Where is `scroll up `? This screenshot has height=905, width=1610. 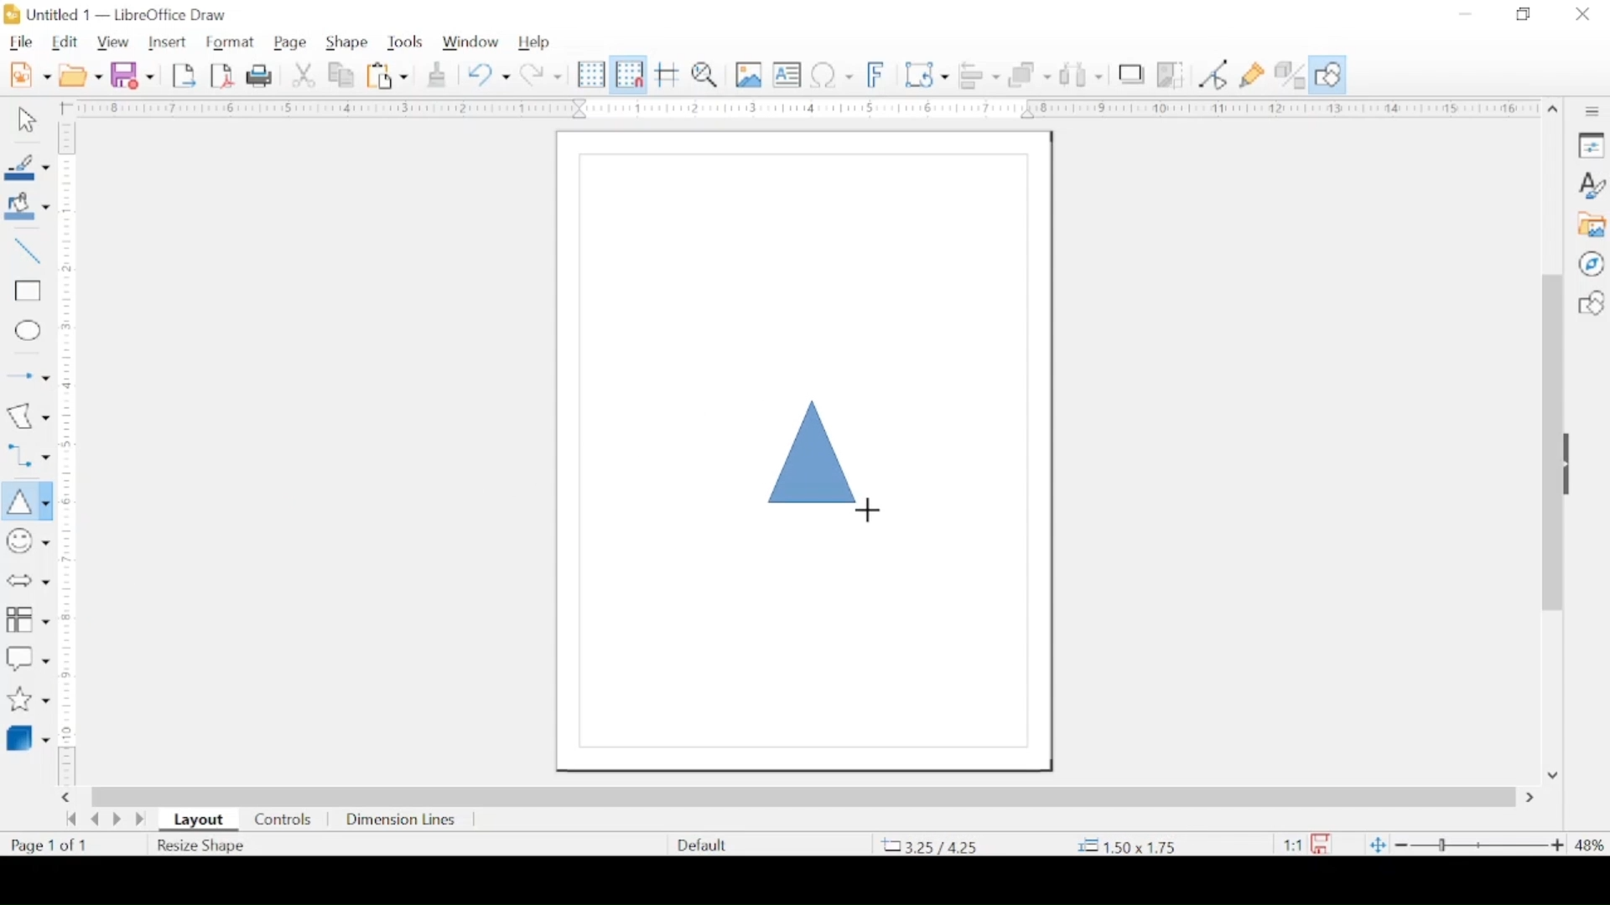
scroll up  is located at coordinates (1553, 110).